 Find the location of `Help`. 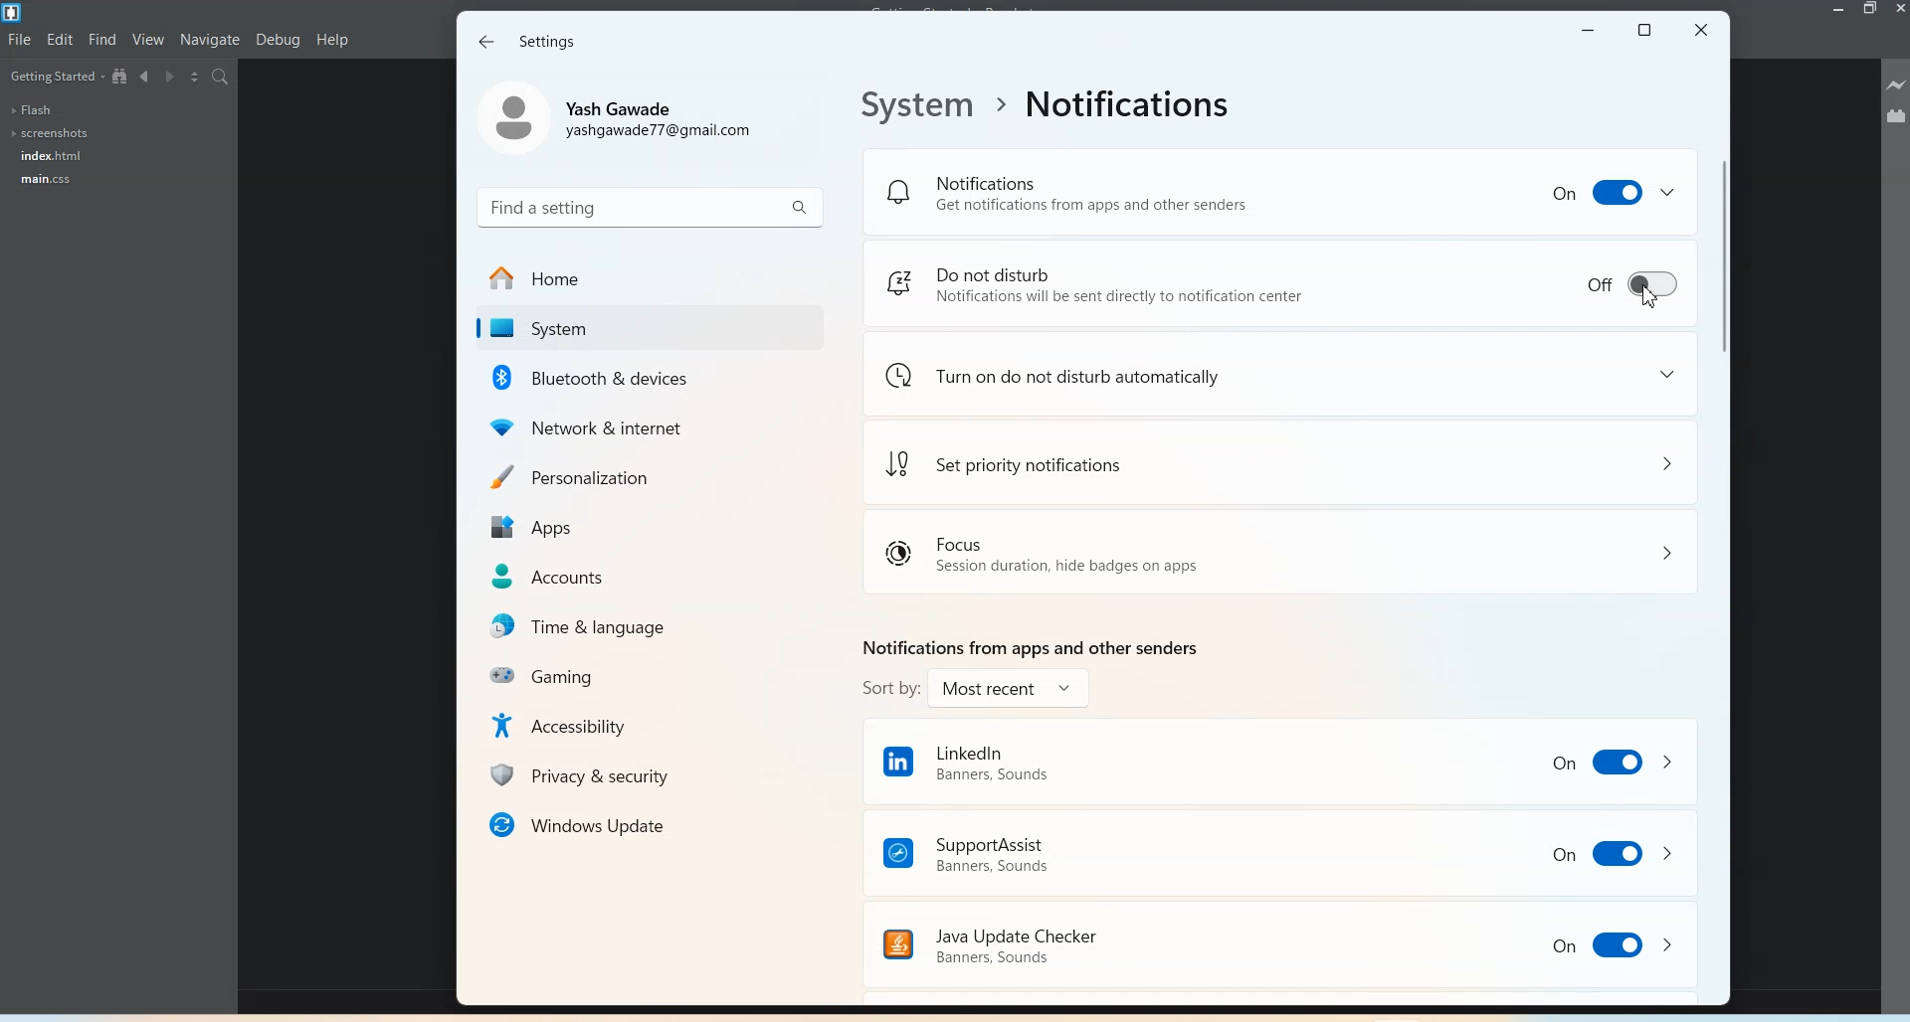

Help is located at coordinates (334, 41).